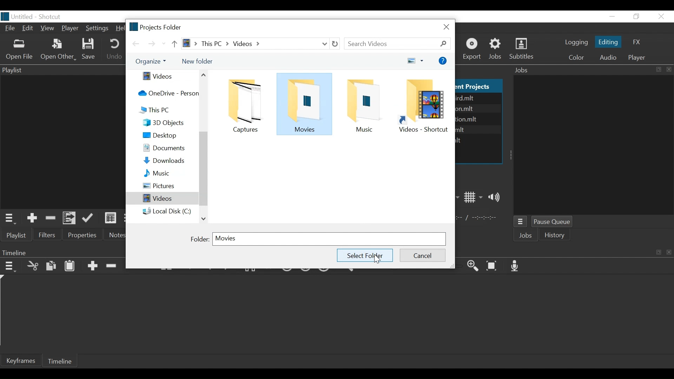  What do you see at coordinates (83, 234) in the screenshot?
I see `Properties` at bounding box center [83, 234].